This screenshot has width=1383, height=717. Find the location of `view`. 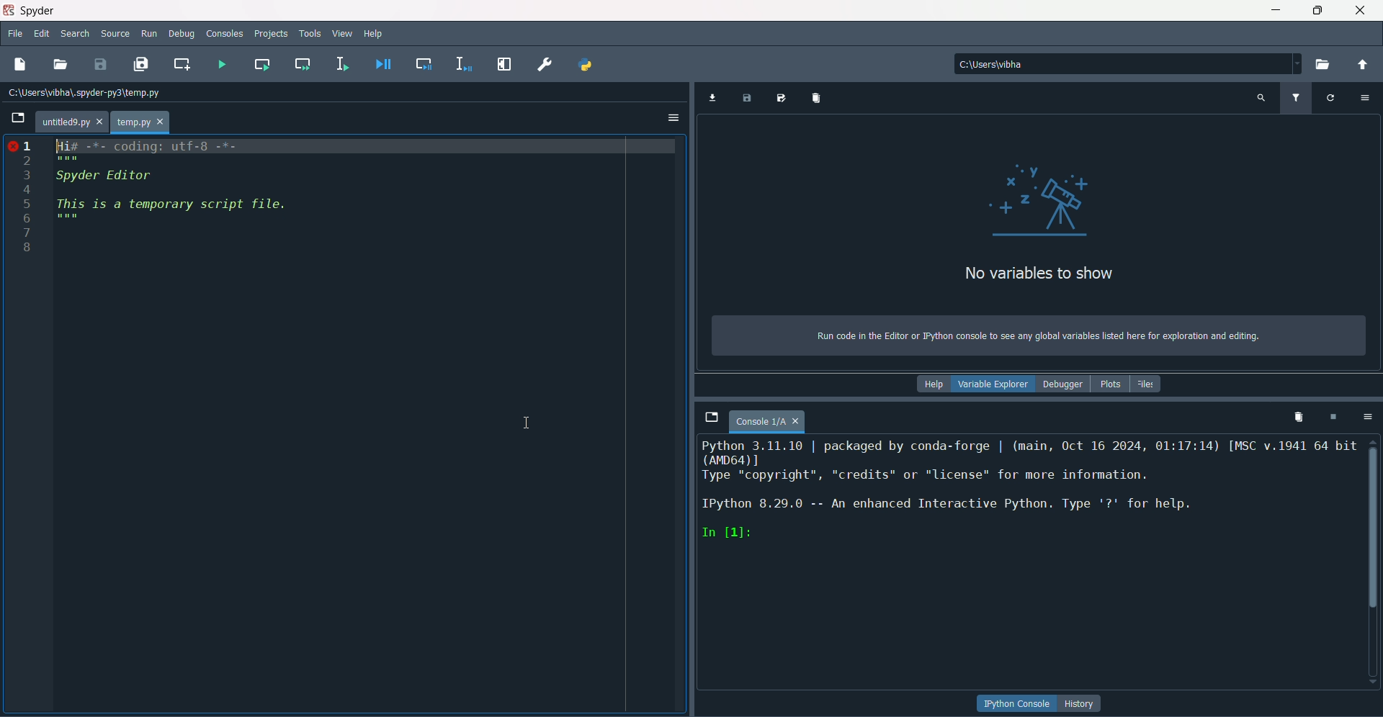

view is located at coordinates (344, 35).